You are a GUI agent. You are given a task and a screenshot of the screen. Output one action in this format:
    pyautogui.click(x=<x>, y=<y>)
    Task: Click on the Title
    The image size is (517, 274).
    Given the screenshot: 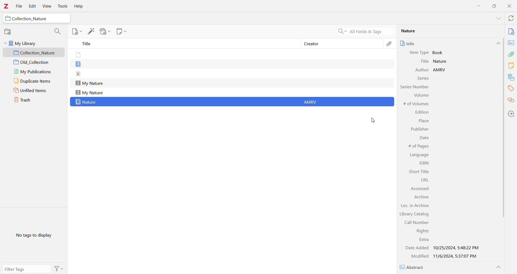 What is the action you would take?
    pyautogui.click(x=425, y=61)
    